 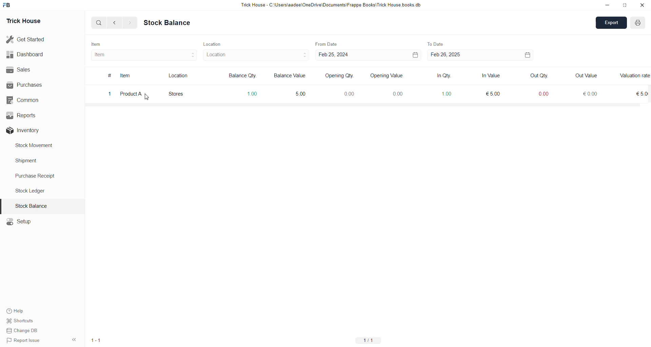 I want to click on In Qty, so click(x=443, y=76).